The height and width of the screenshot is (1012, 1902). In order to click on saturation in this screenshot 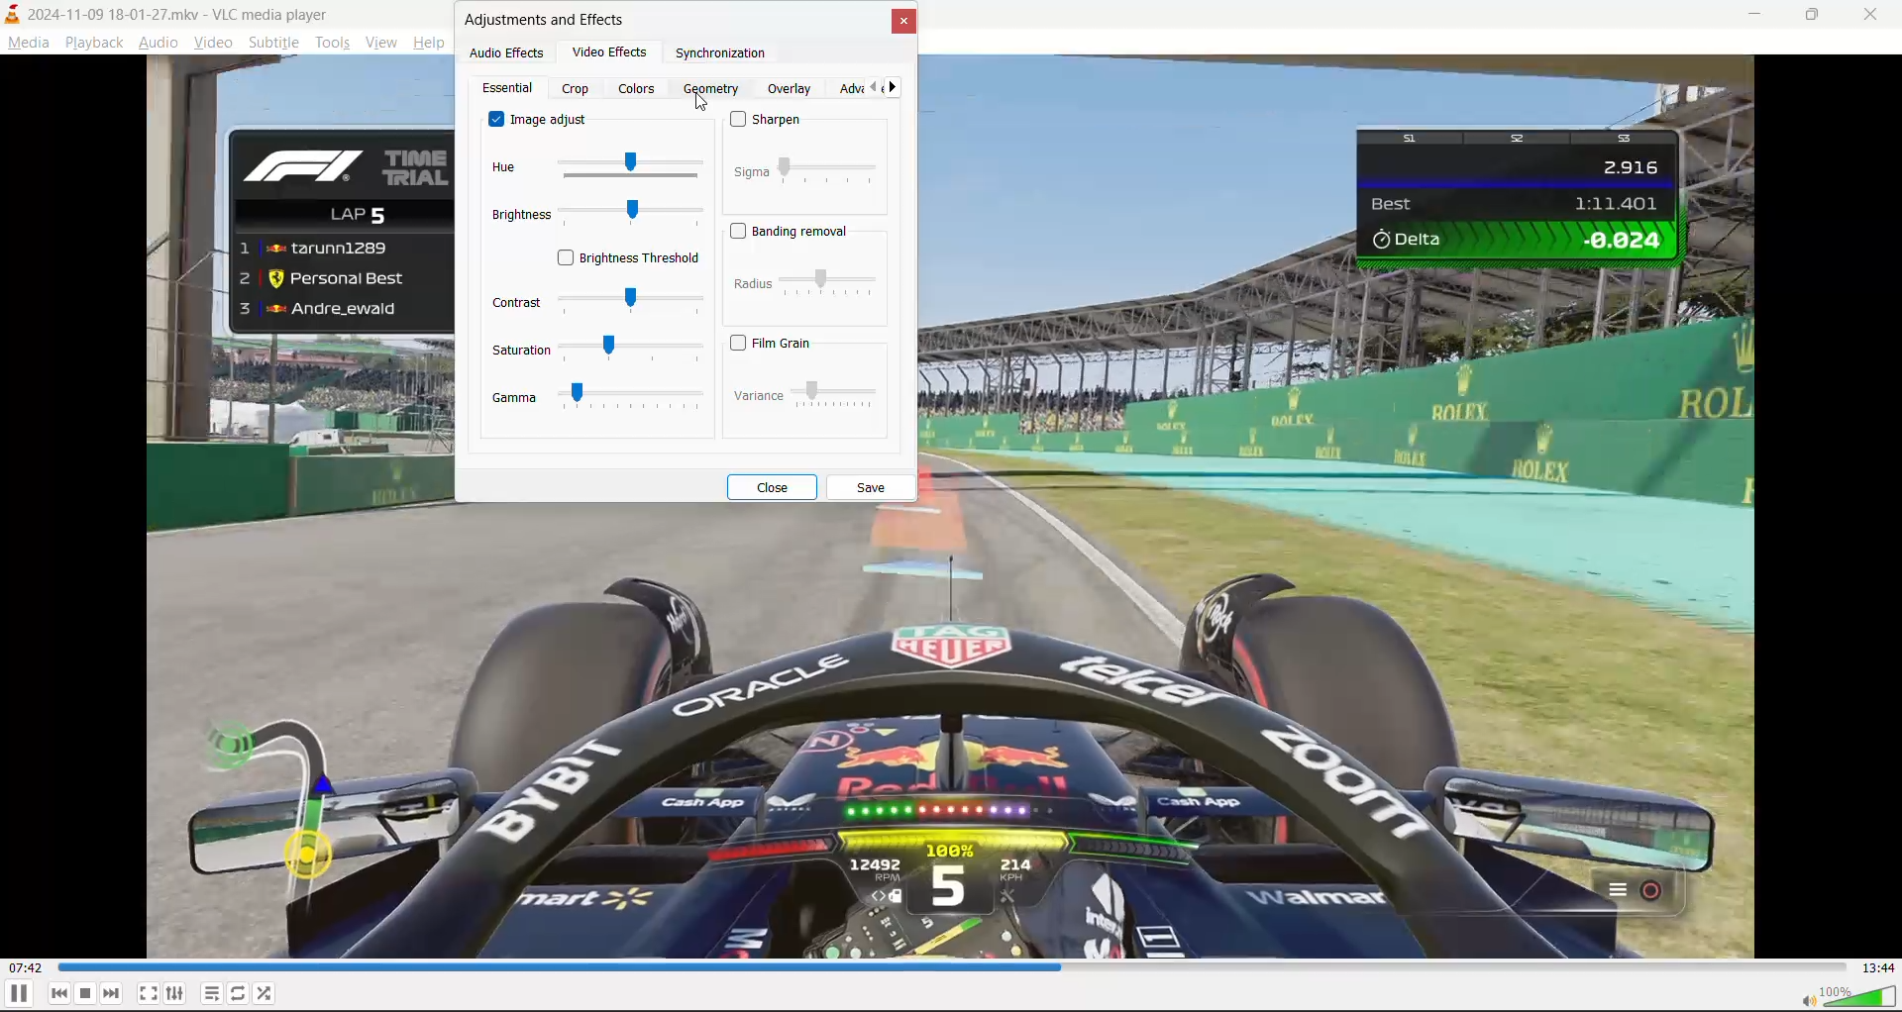, I will do `click(596, 350)`.